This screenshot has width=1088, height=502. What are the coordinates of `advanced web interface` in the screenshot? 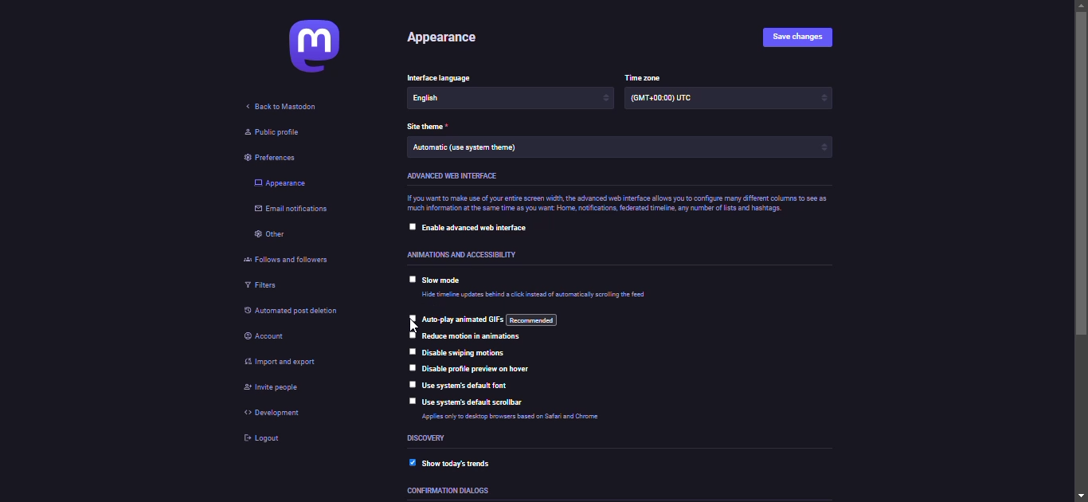 It's located at (454, 177).